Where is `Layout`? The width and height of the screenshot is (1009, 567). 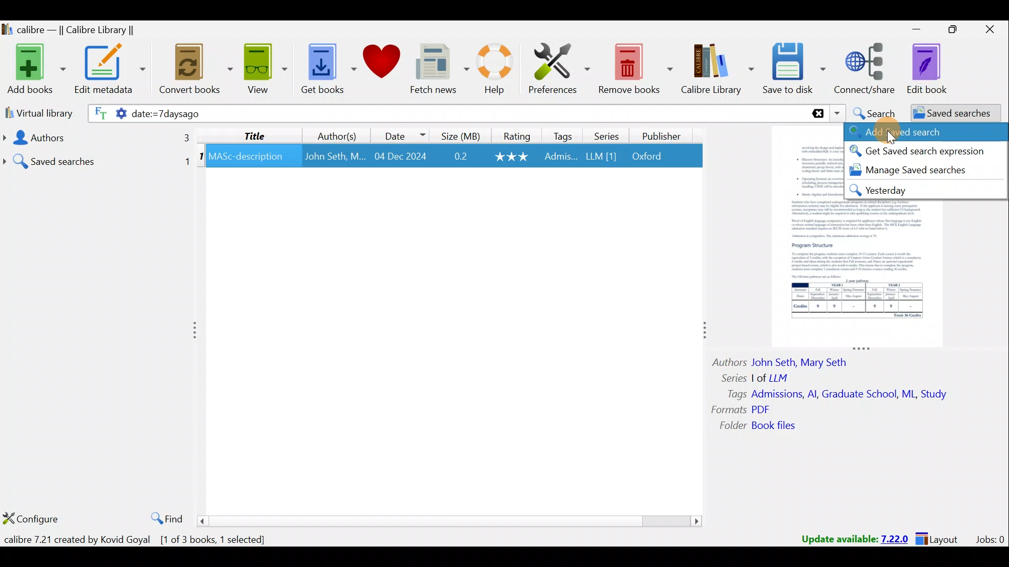
Layout is located at coordinates (940, 538).